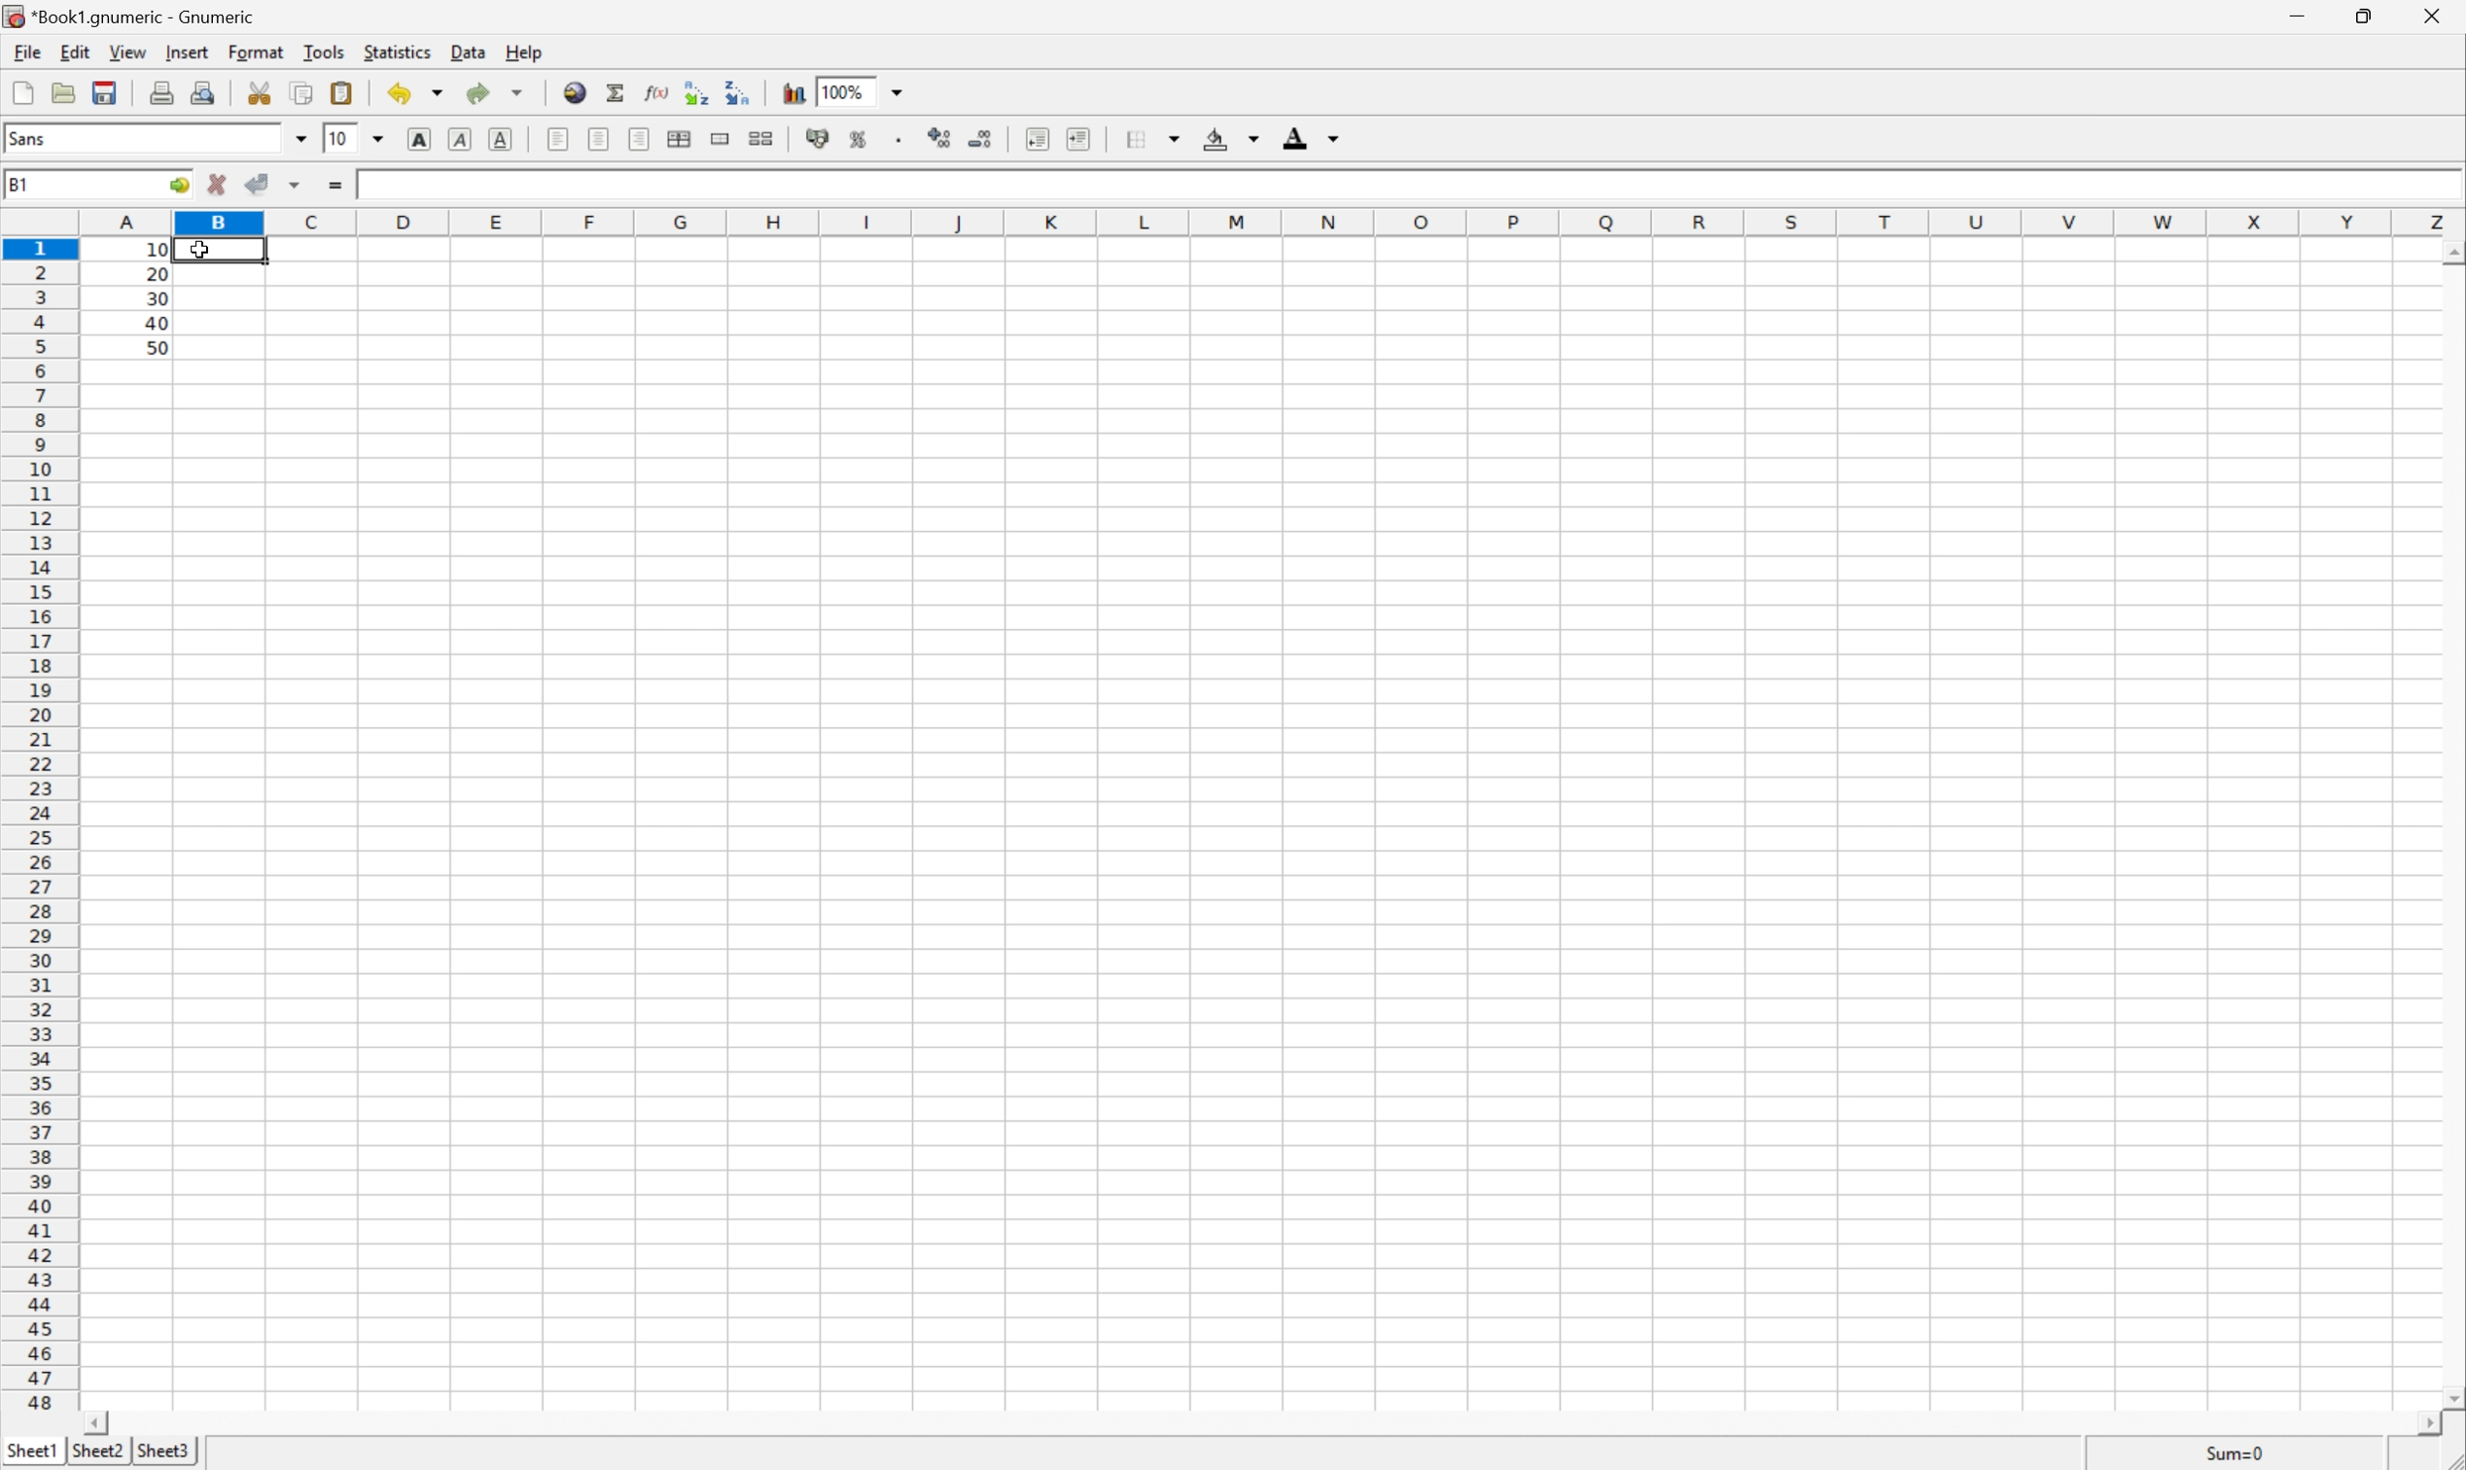 The height and width of the screenshot is (1470, 2466). What do you see at coordinates (640, 139) in the screenshot?
I see `Align Right` at bounding box center [640, 139].